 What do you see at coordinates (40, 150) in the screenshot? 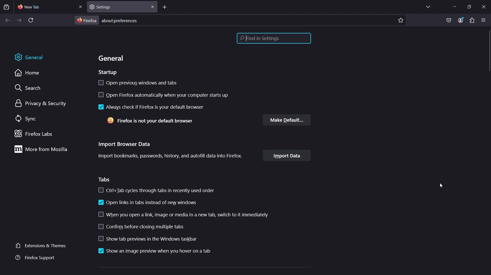
I see `More from Mozilla` at bounding box center [40, 150].